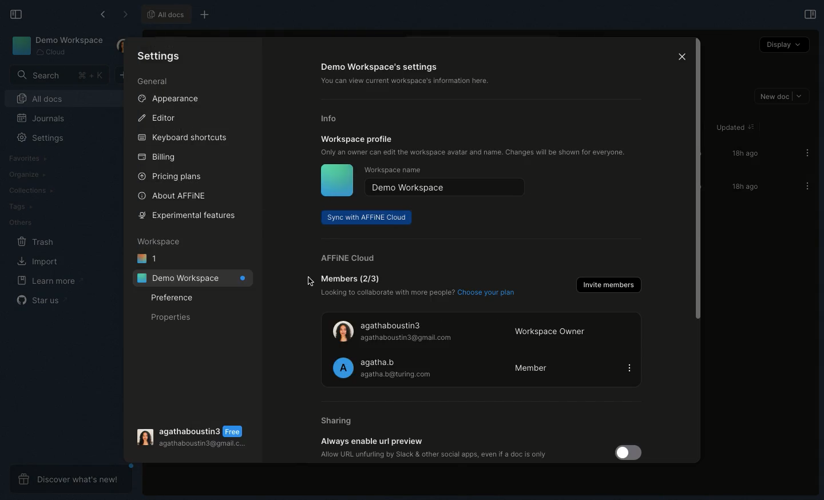 The width and height of the screenshot is (824, 500). What do you see at coordinates (742, 187) in the screenshot?
I see `18h ago` at bounding box center [742, 187].